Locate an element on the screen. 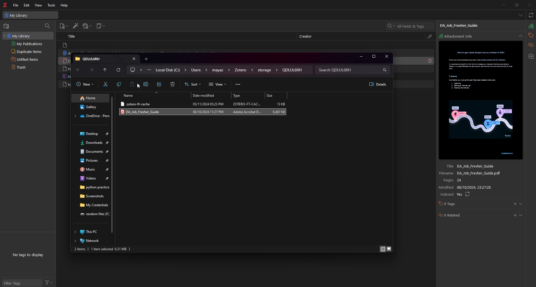  network is located at coordinates (91, 241).